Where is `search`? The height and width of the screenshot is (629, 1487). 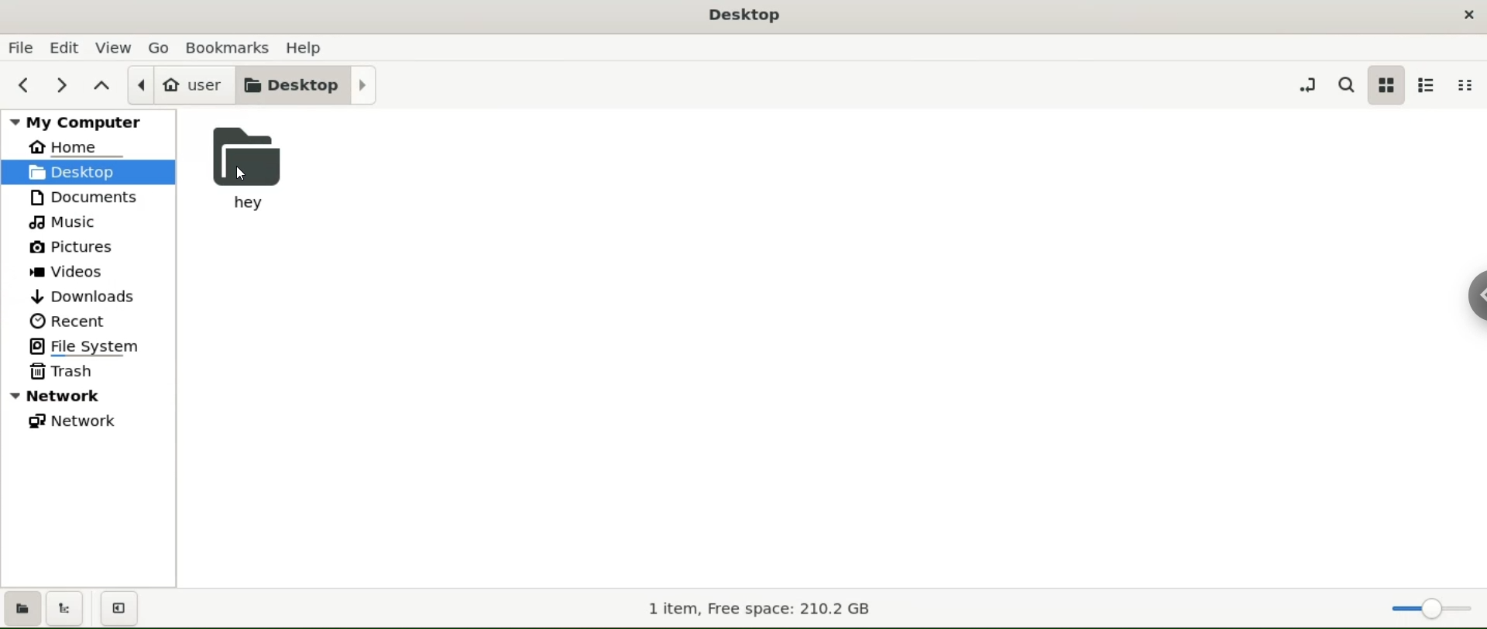
search is located at coordinates (1346, 85).